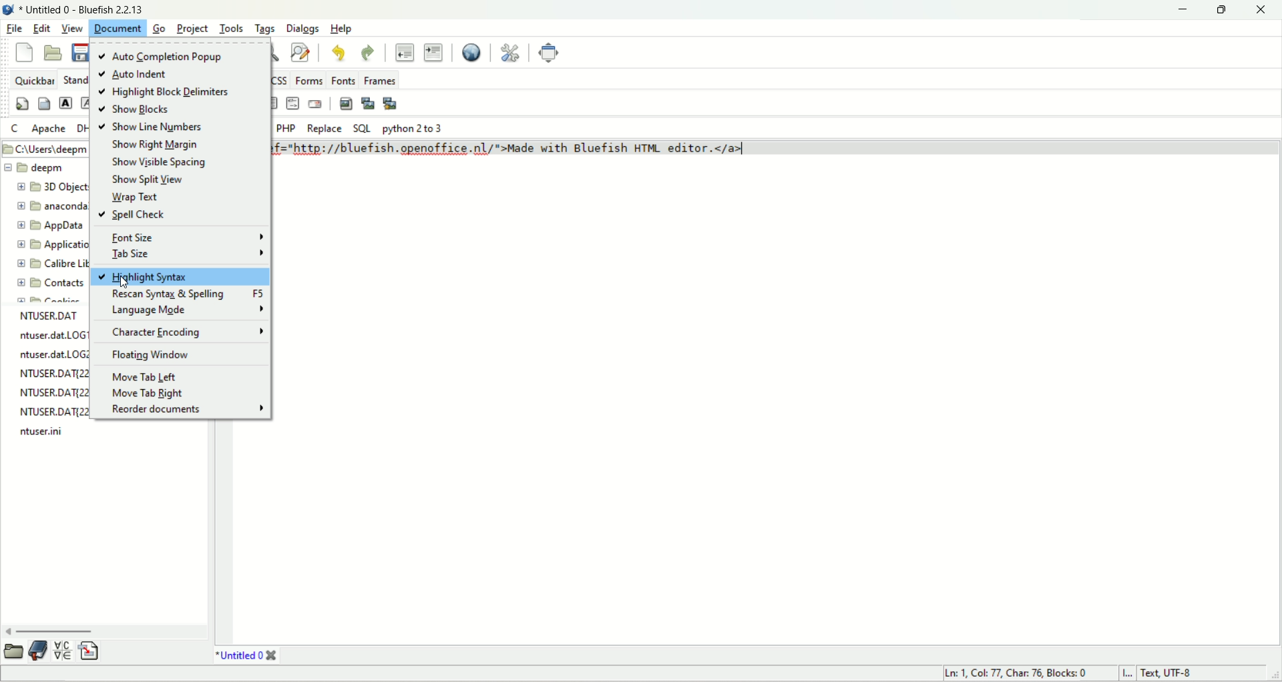  Describe the element at coordinates (144, 393) in the screenshot. I see `move tab right` at that location.